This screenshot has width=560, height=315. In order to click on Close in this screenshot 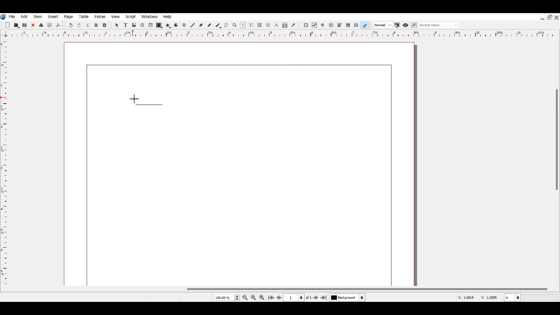, I will do `click(33, 25)`.